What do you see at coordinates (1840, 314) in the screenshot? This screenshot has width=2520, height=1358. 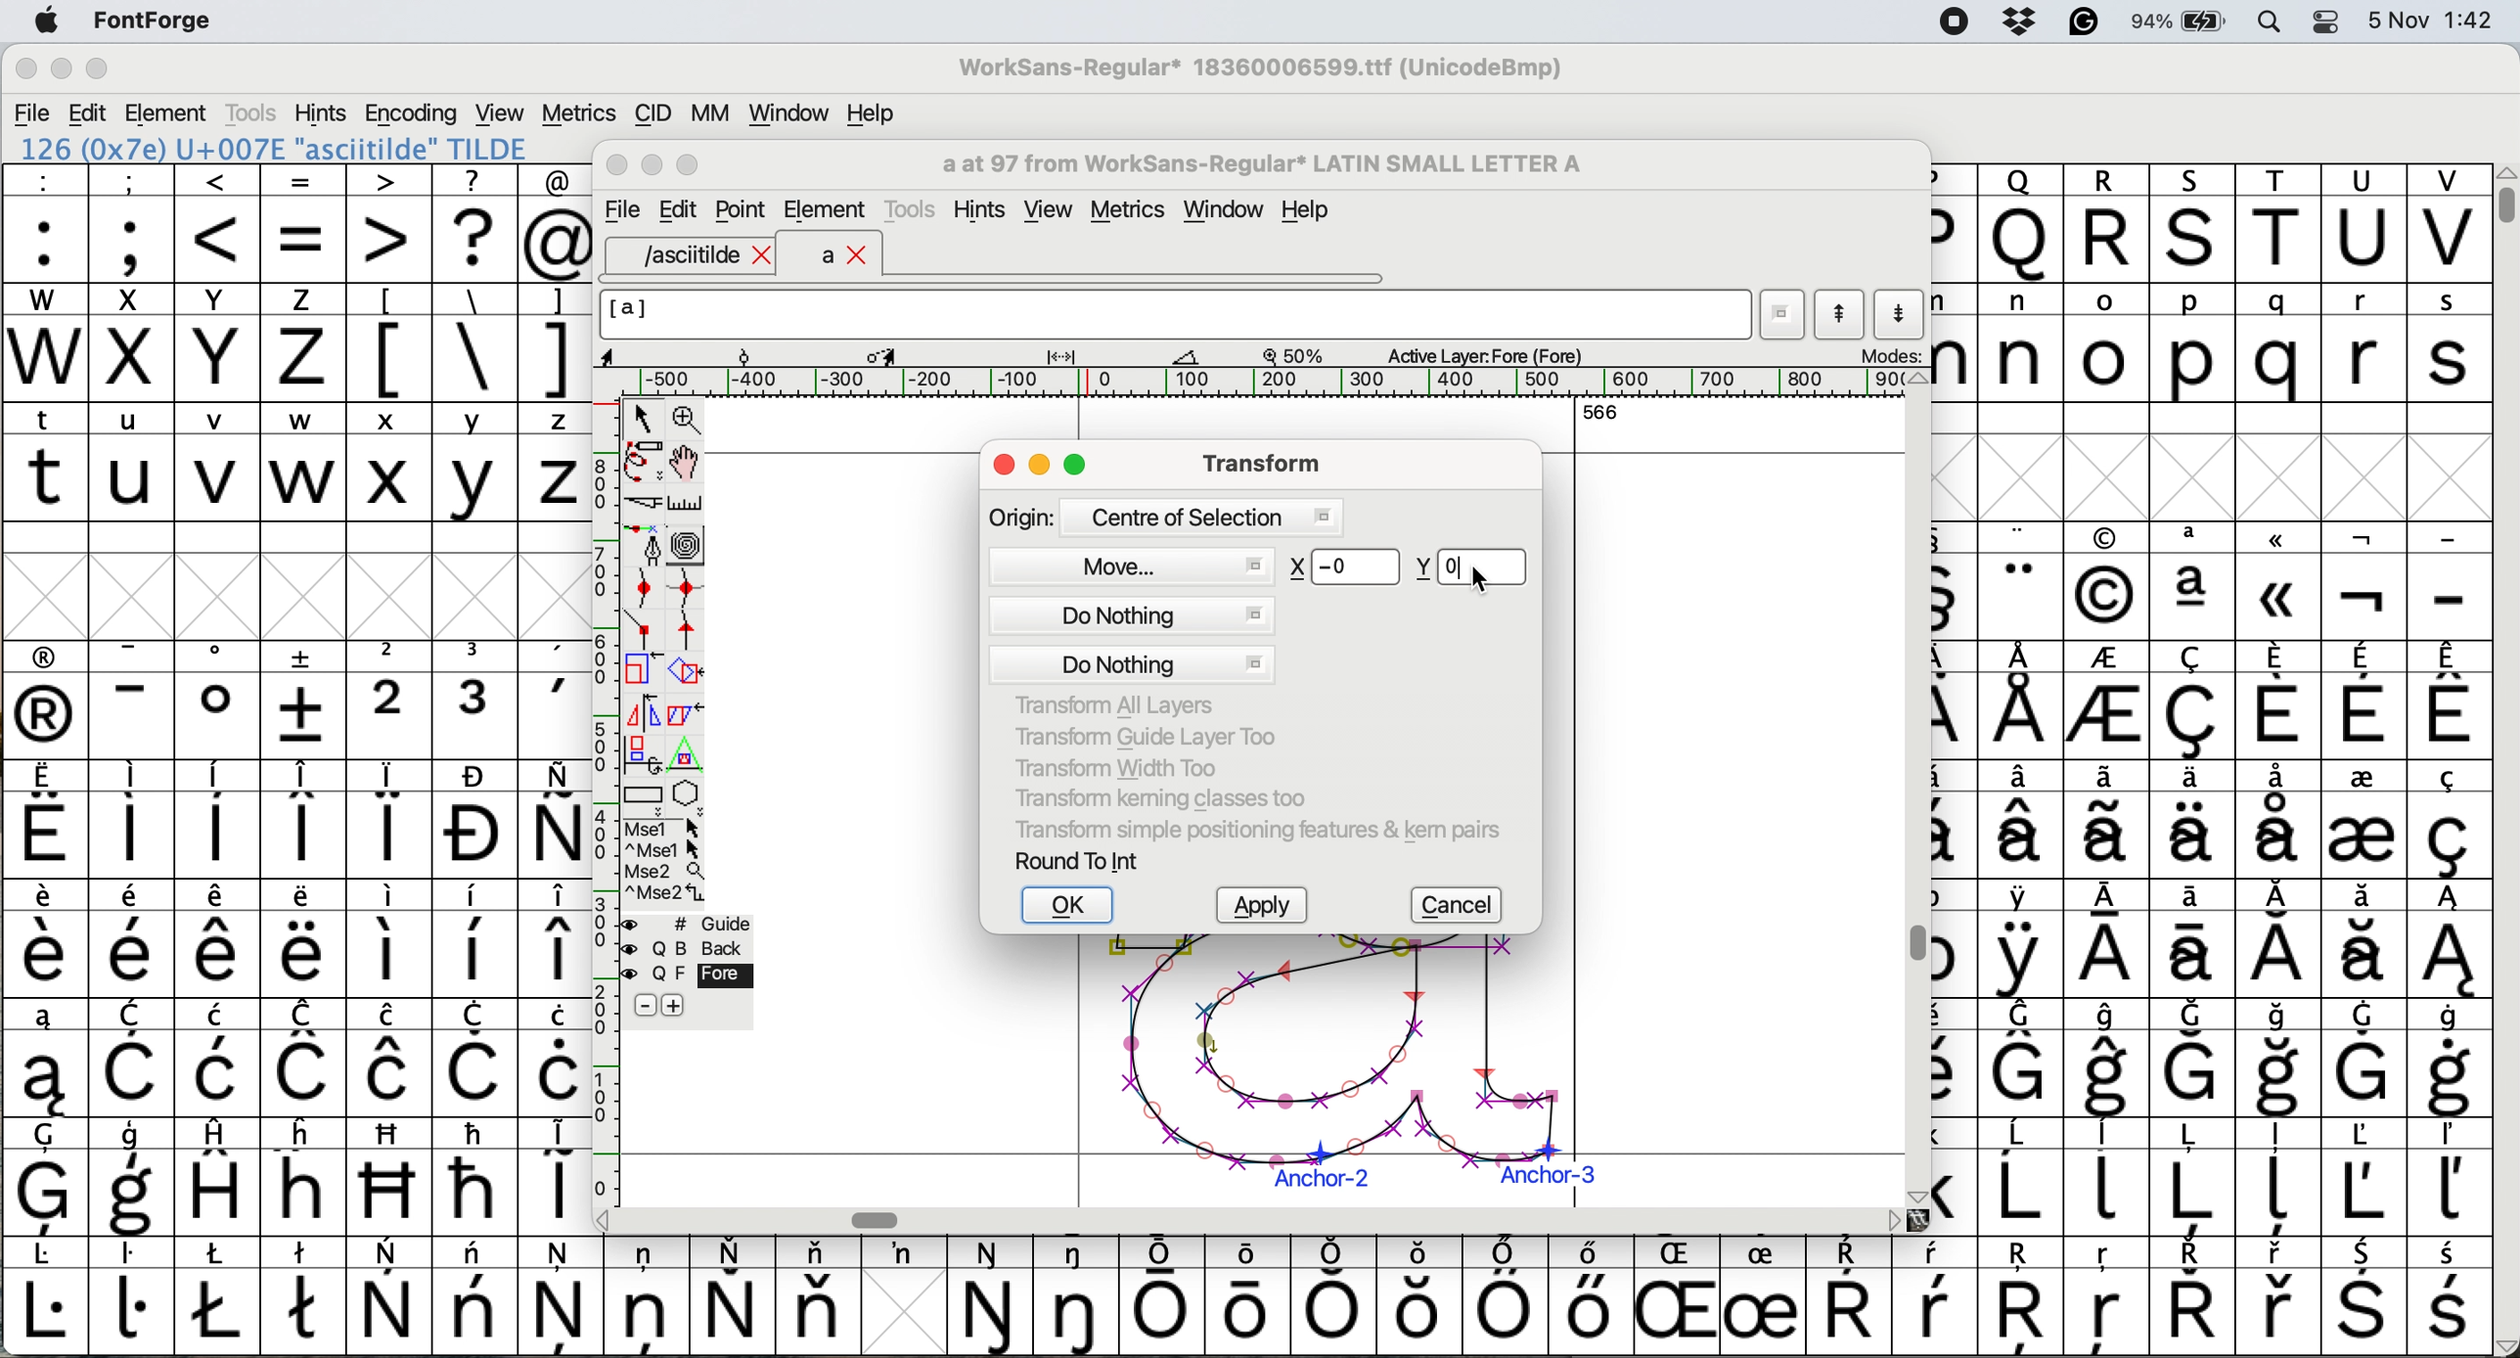 I see `show previous letter` at bounding box center [1840, 314].